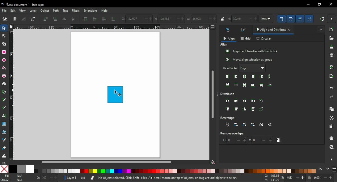 Image resolution: width=337 pixels, height=182 pixels. I want to click on exchange positions of selected objects - rotate around center point, so click(253, 124).